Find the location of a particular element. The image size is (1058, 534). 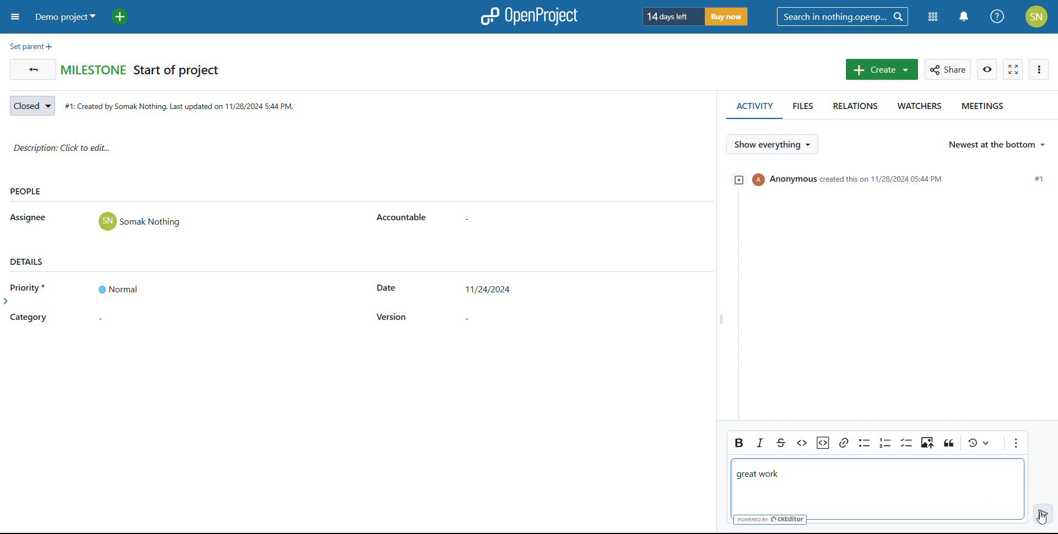

activate zen mode is located at coordinates (1013, 70).